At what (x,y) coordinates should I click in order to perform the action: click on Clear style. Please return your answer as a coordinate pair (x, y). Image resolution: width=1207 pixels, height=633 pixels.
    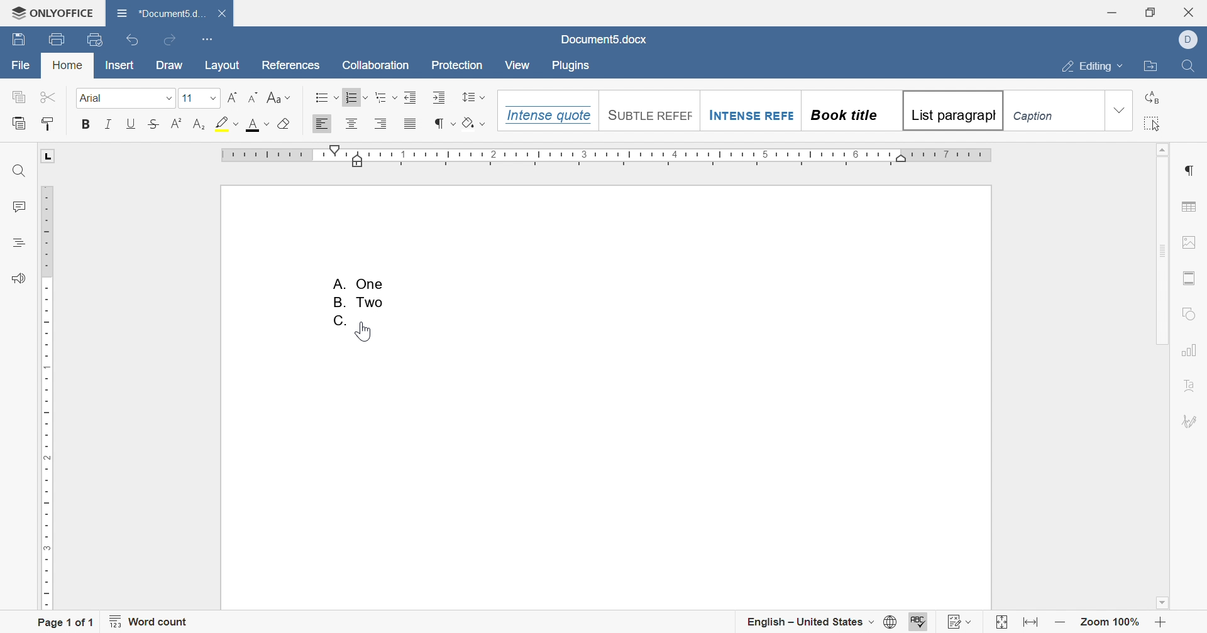
    Looking at the image, I should click on (285, 124).